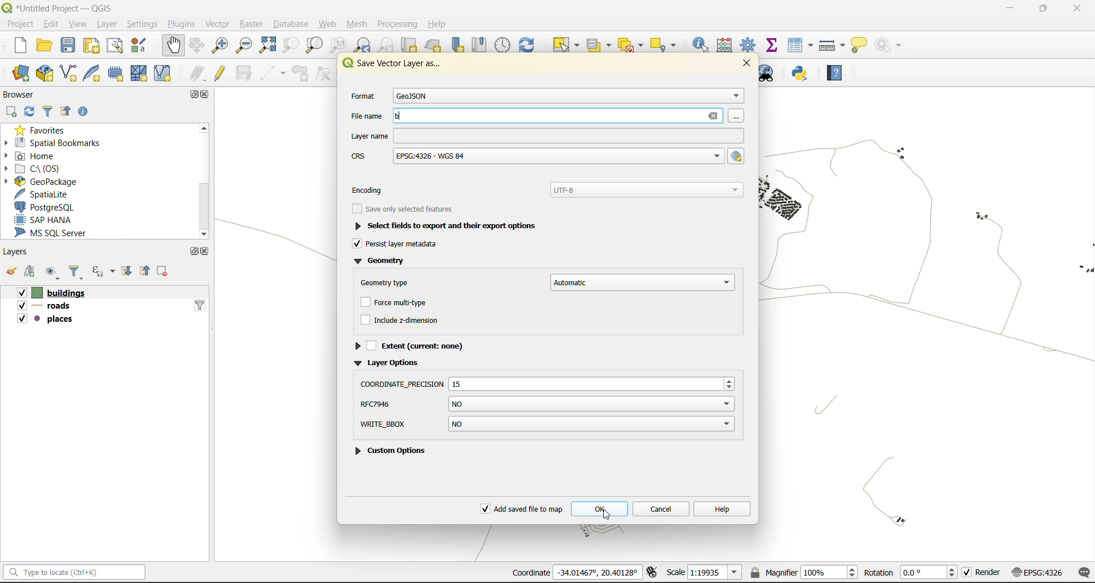 The height and width of the screenshot is (583, 1095). Describe the element at coordinates (435, 47) in the screenshot. I see `new 3d map view` at that location.